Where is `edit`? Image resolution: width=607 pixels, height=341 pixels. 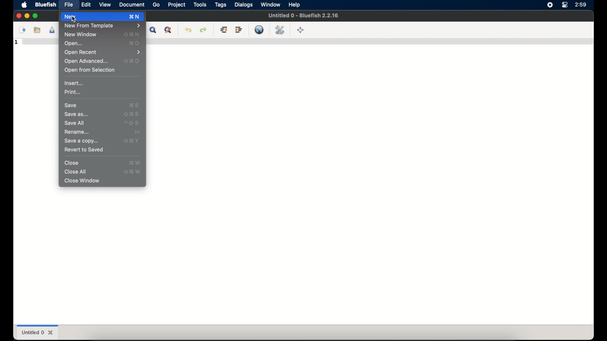
edit is located at coordinates (87, 4).